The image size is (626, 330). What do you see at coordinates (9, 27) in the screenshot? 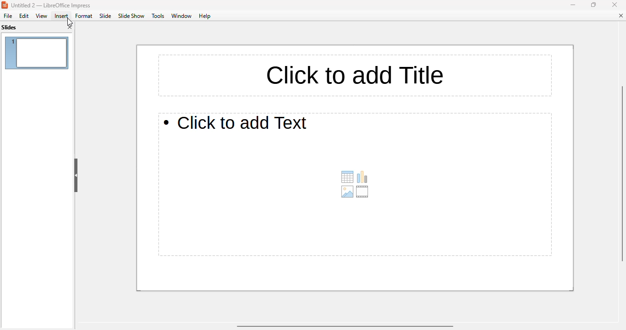
I see `slides` at bounding box center [9, 27].